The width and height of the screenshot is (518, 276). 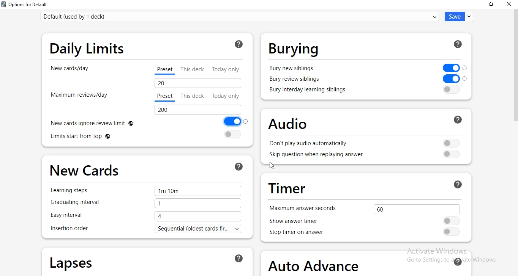 I want to click on cursor, so click(x=273, y=166).